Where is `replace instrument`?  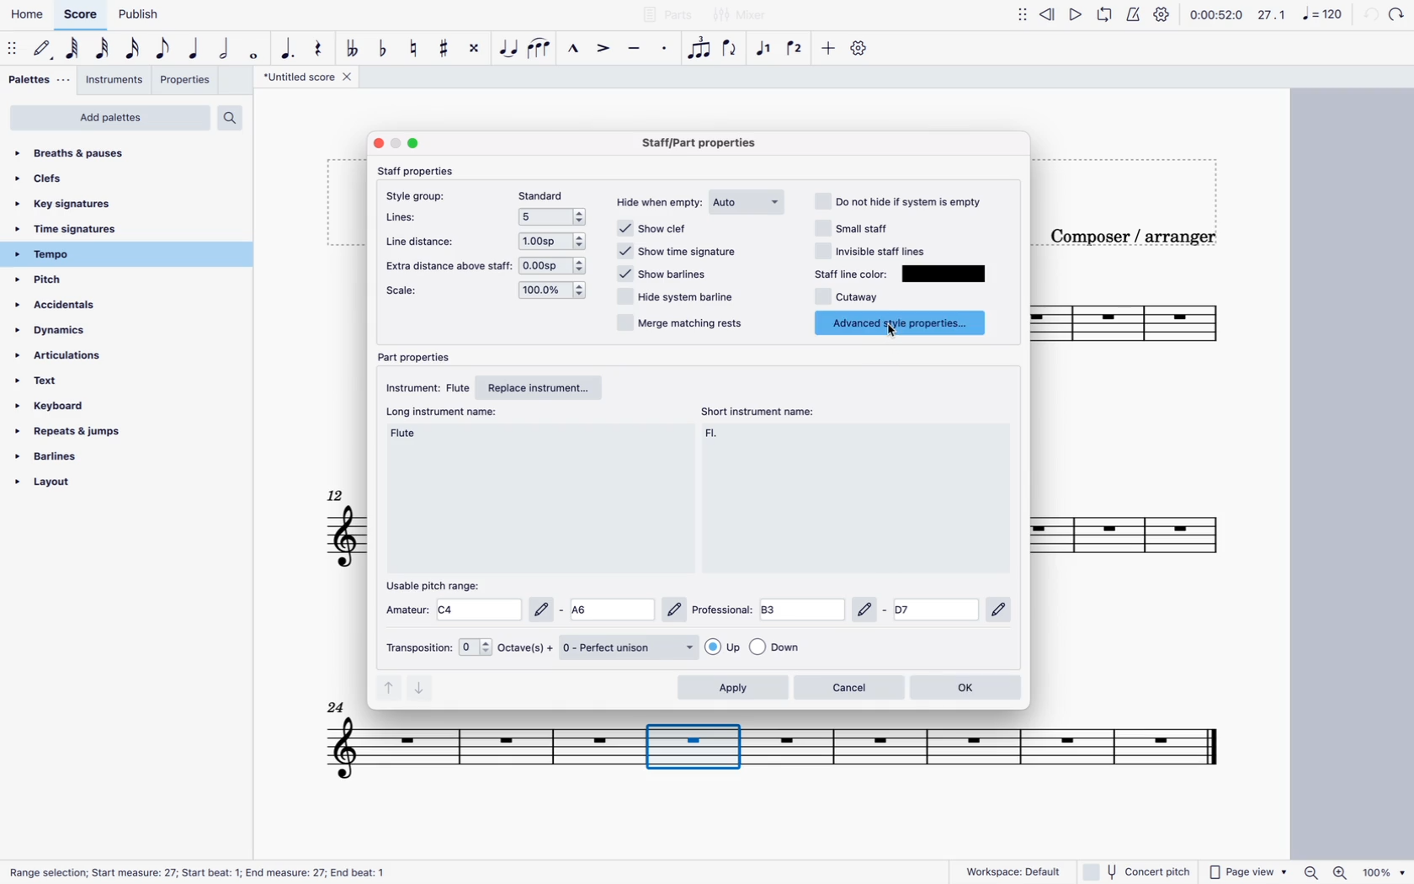 replace instrument is located at coordinates (546, 387).